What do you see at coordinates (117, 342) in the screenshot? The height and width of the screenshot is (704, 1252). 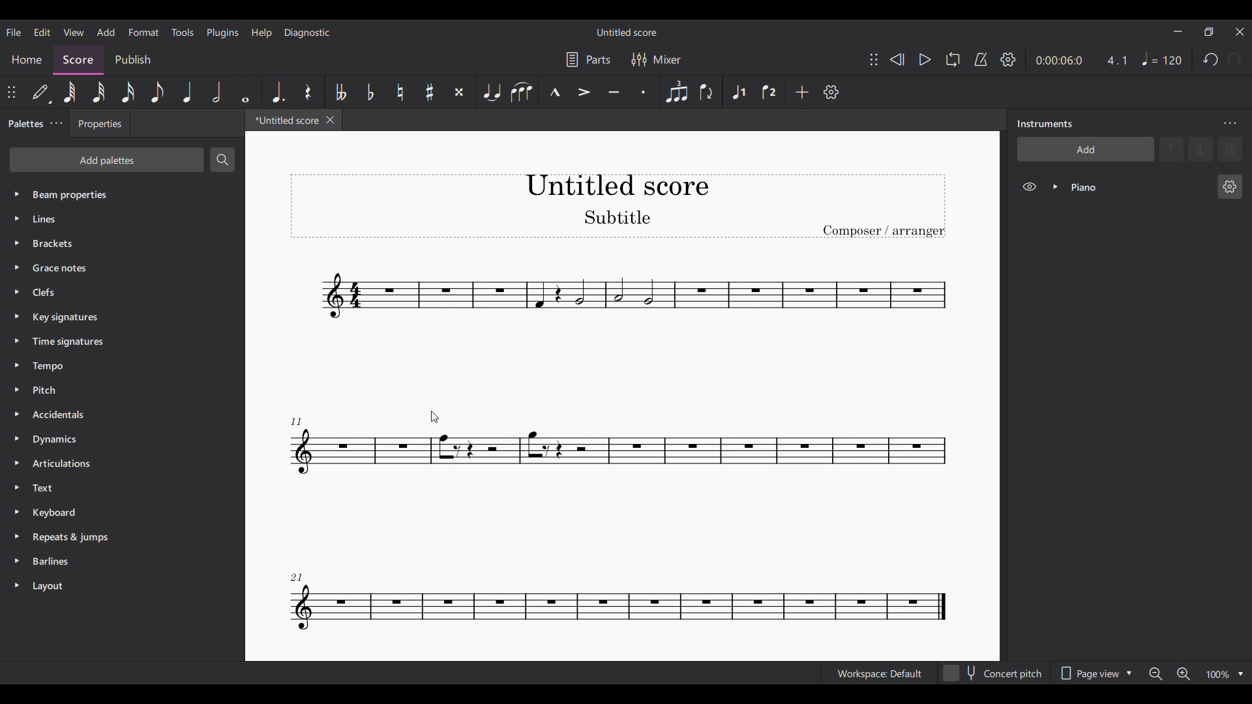 I see `Time signatures` at bounding box center [117, 342].